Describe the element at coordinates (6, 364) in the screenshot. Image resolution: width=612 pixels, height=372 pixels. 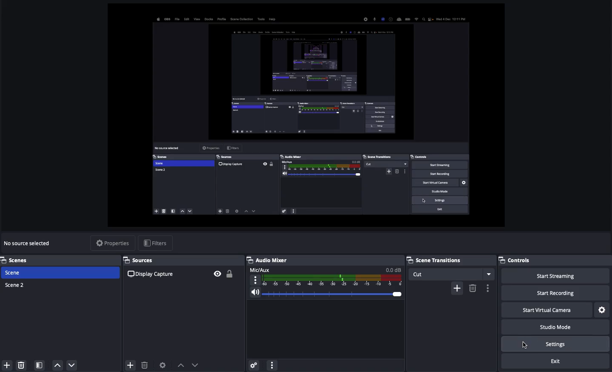
I see `Add` at that location.